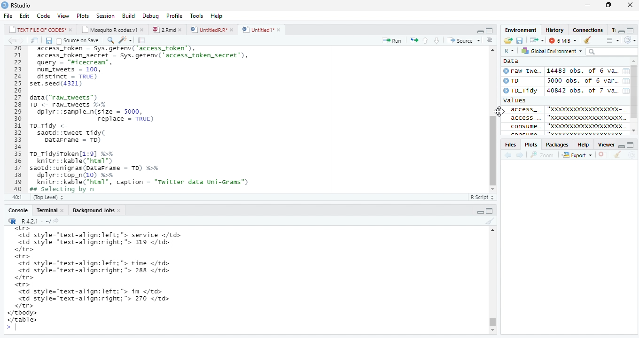 The height and width of the screenshot is (338, 639). What do you see at coordinates (545, 155) in the screenshot?
I see `Zoom ` at bounding box center [545, 155].